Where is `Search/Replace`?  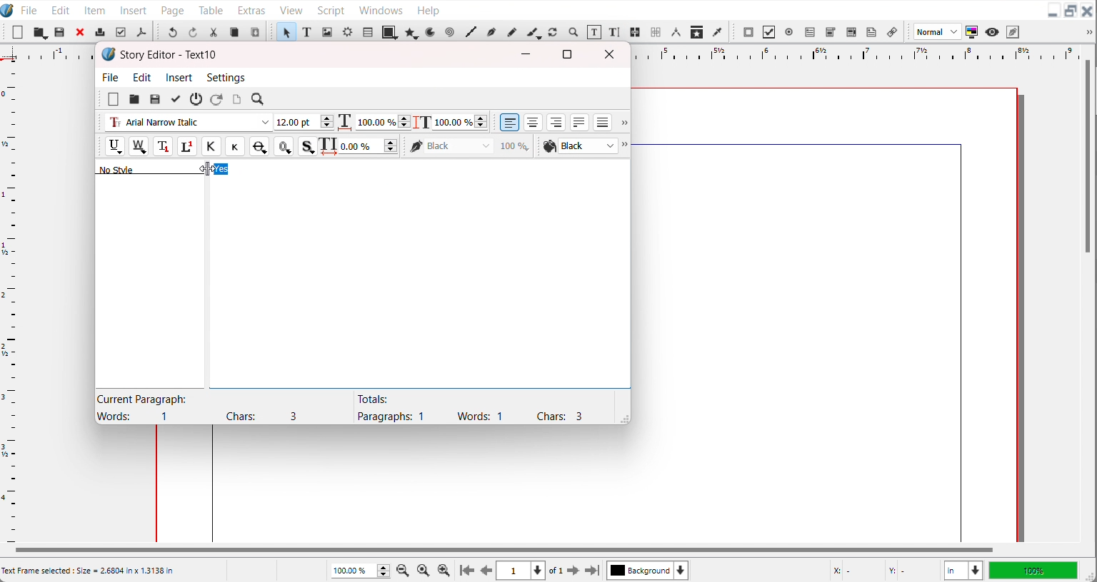 Search/Replace is located at coordinates (259, 100).